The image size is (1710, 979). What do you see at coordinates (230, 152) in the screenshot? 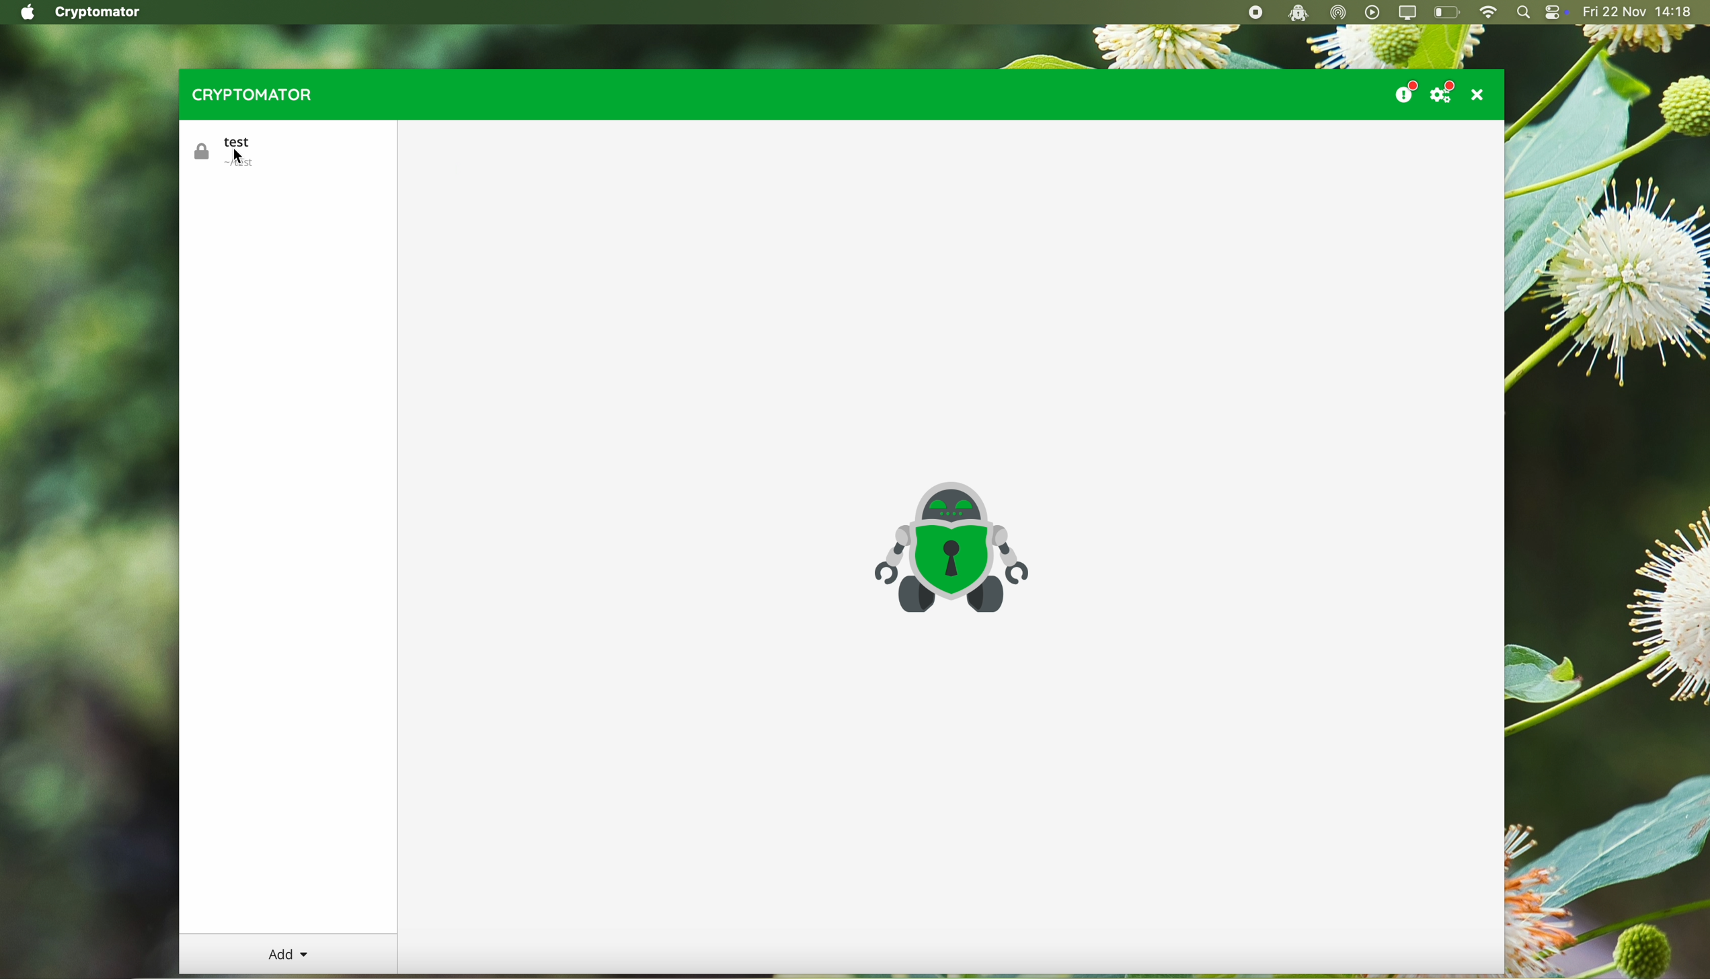
I see `test vault` at bounding box center [230, 152].